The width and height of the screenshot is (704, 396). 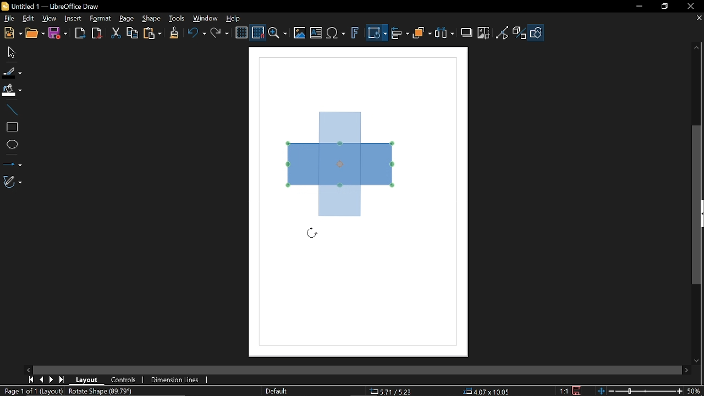 I want to click on slide master name, so click(x=277, y=391).